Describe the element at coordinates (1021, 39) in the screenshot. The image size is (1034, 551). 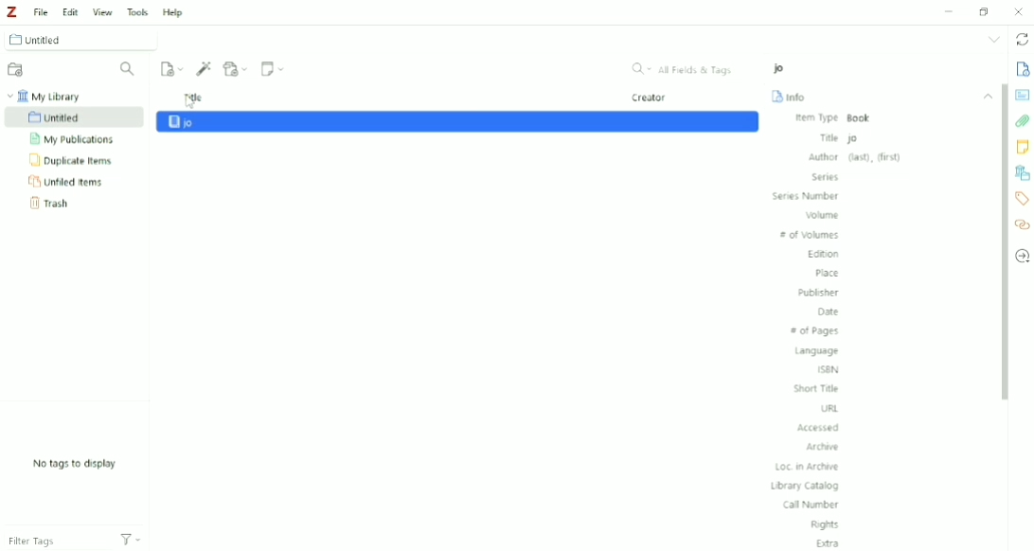
I see `Sync` at that location.